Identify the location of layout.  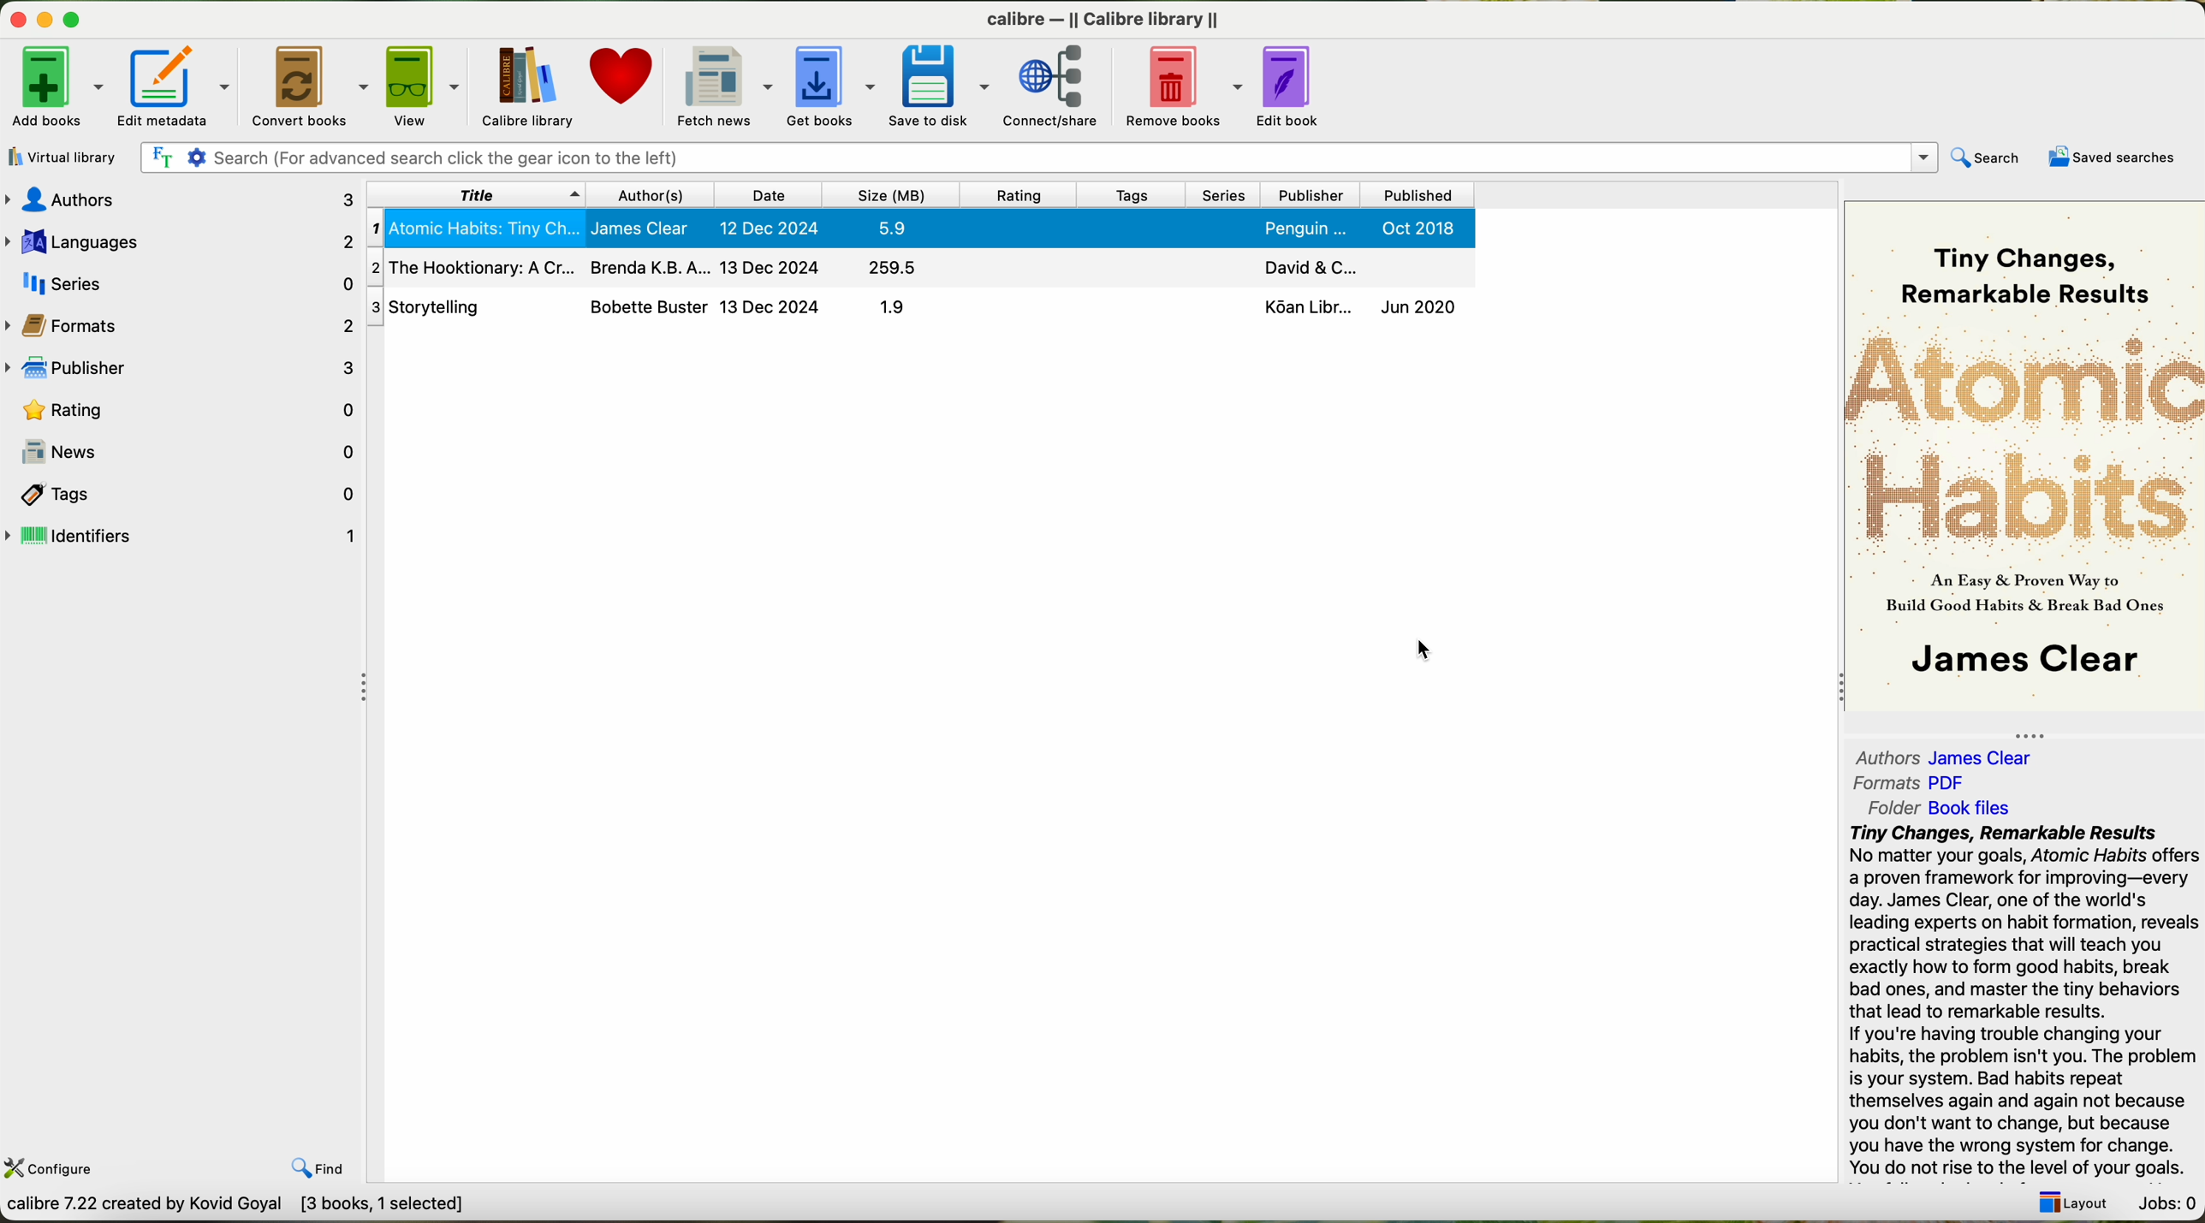
(2078, 1206).